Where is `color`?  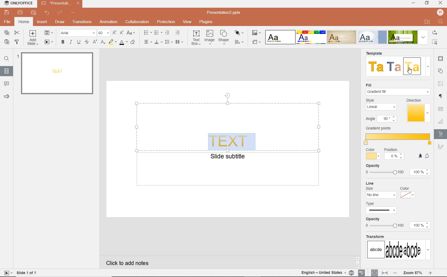
color is located at coordinates (407, 192).